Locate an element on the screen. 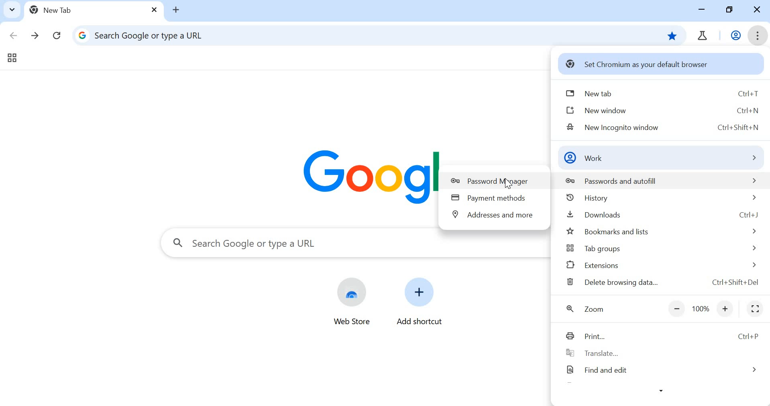 The image size is (770, 406). new incognito window is located at coordinates (664, 127).